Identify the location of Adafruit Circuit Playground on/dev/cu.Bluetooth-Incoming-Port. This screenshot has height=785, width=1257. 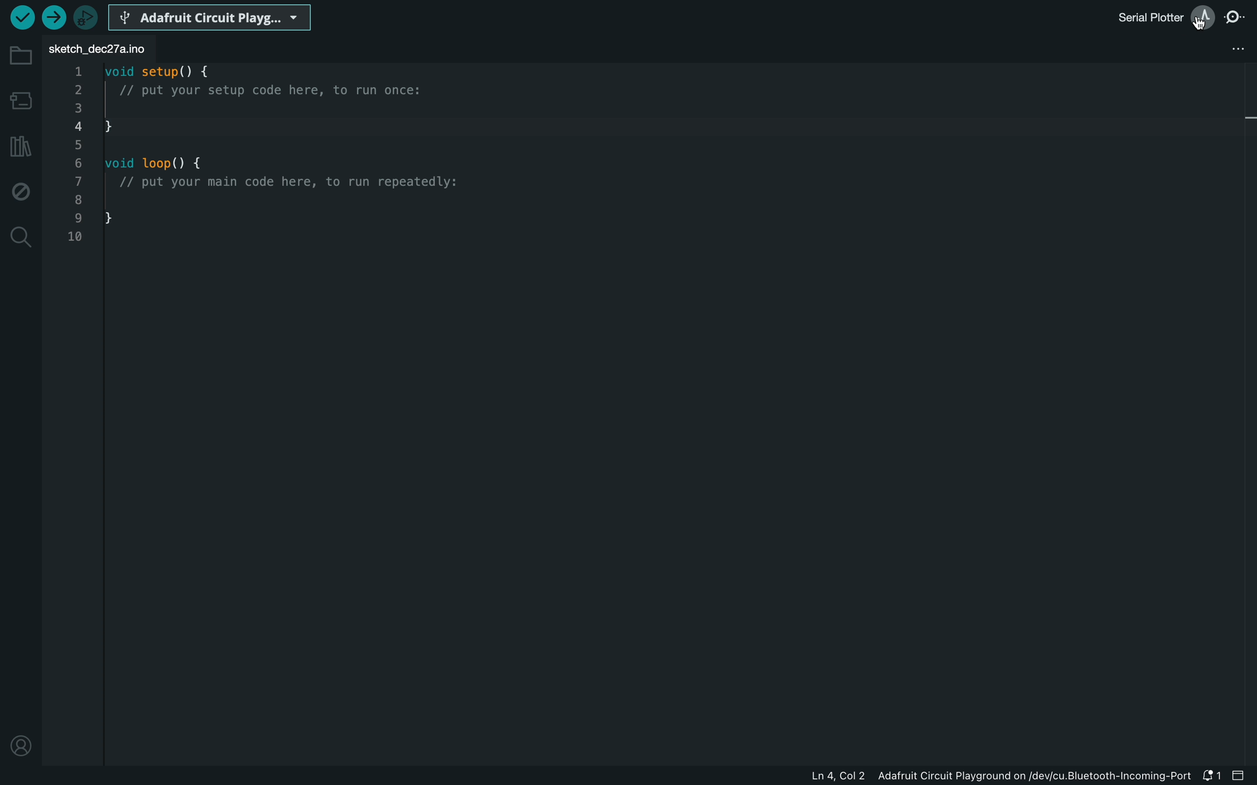
(1032, 773).